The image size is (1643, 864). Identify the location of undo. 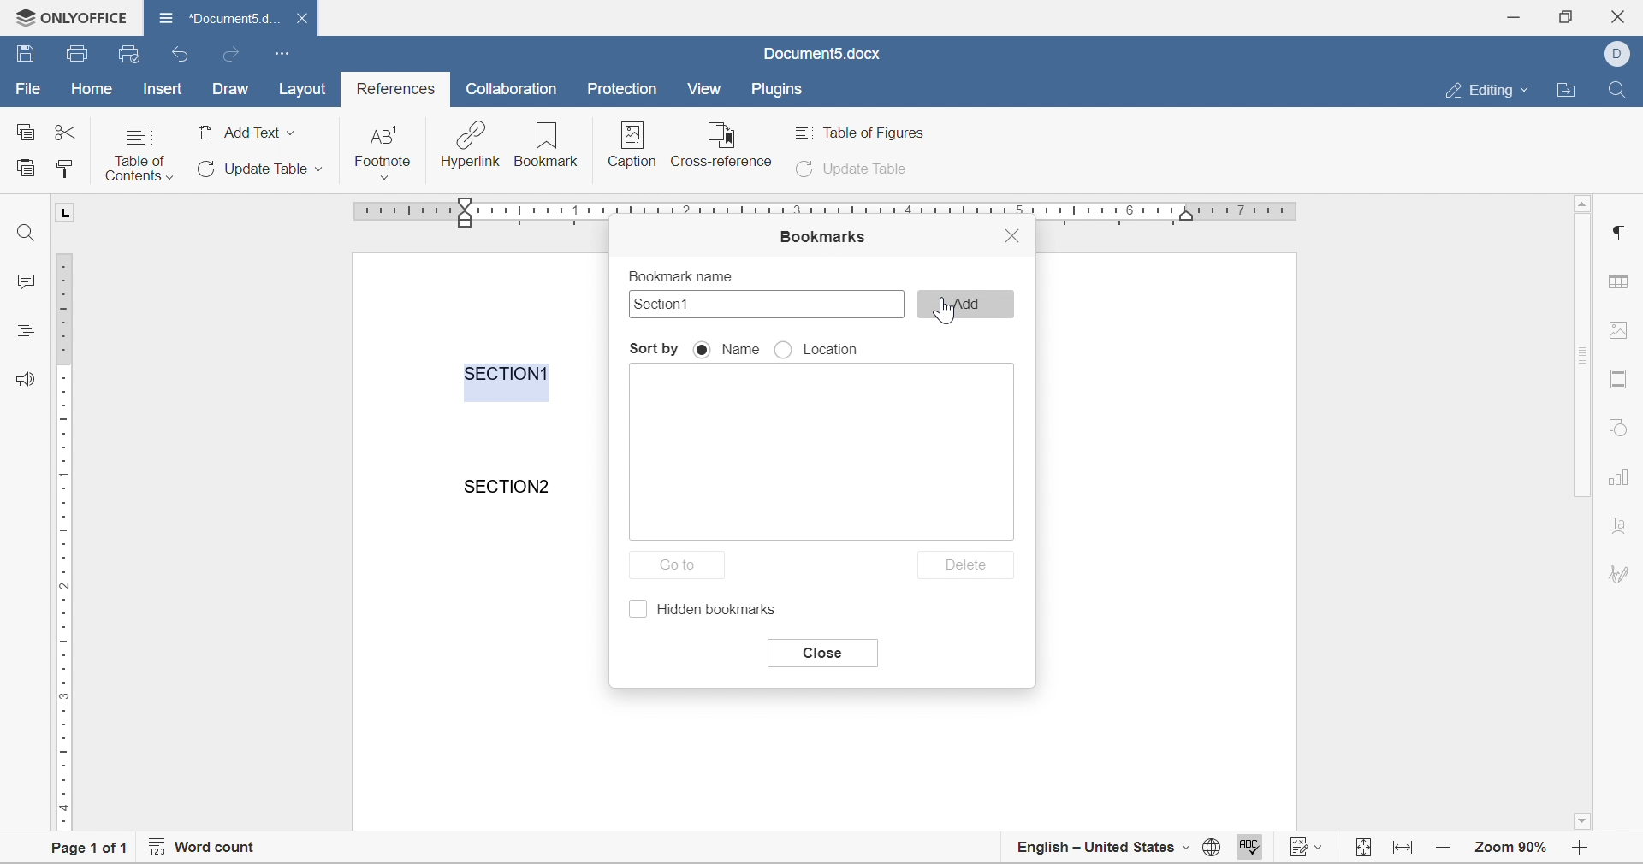
(182, 56).